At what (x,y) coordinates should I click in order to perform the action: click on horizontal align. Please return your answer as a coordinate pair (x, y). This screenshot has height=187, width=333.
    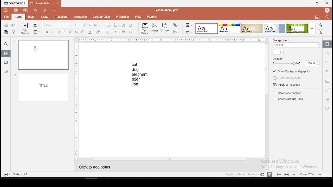
    Looking at the image, I should click on (110, 32).